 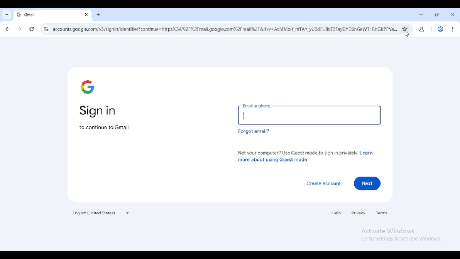 What do you see at coordinates (100, 213) in the screenshot?
I see `English (United States)` at bounding box center [100, 213].